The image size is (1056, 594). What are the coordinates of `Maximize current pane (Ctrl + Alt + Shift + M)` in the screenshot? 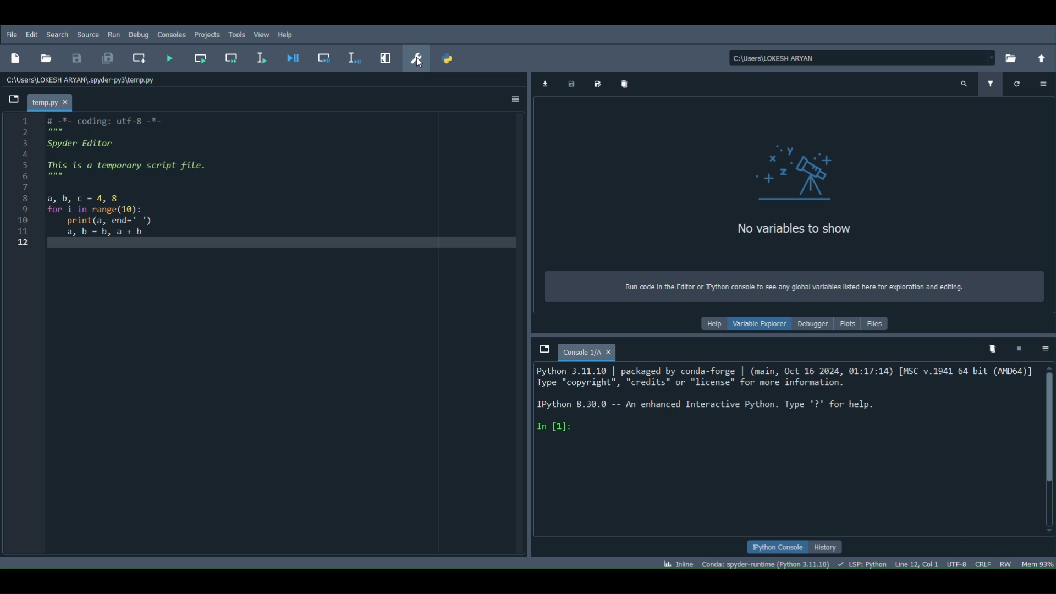 It's located at (385, 57).